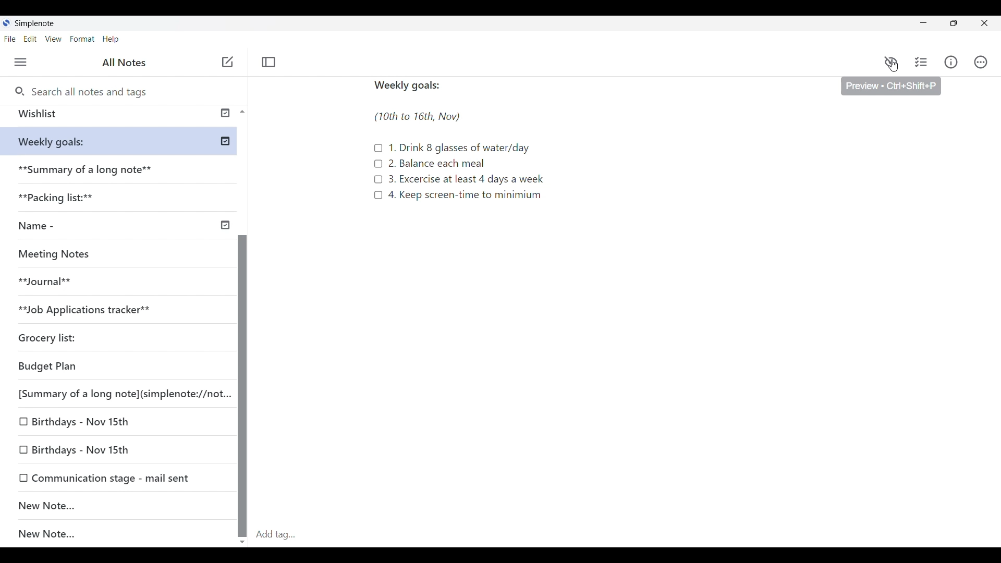 The image size is (1001, 563). I want to click on Add tag, so click(626, 534).